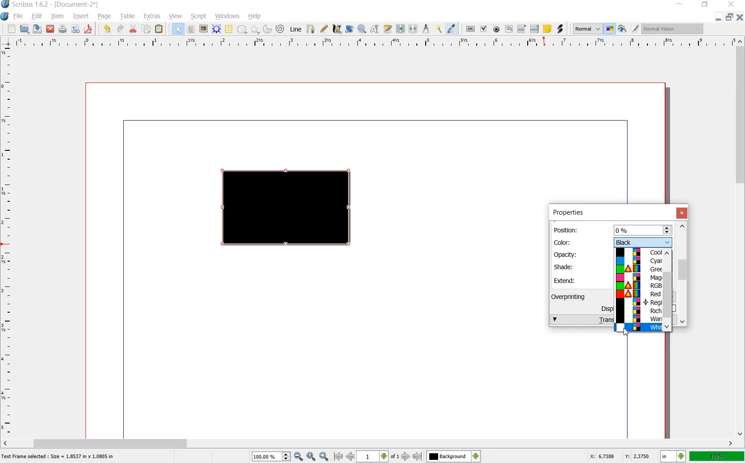 The image size is (745, 463). What do you see at coordinates (12, 29) in the screenshot?
I see `new` at bounding box center [12, 29].